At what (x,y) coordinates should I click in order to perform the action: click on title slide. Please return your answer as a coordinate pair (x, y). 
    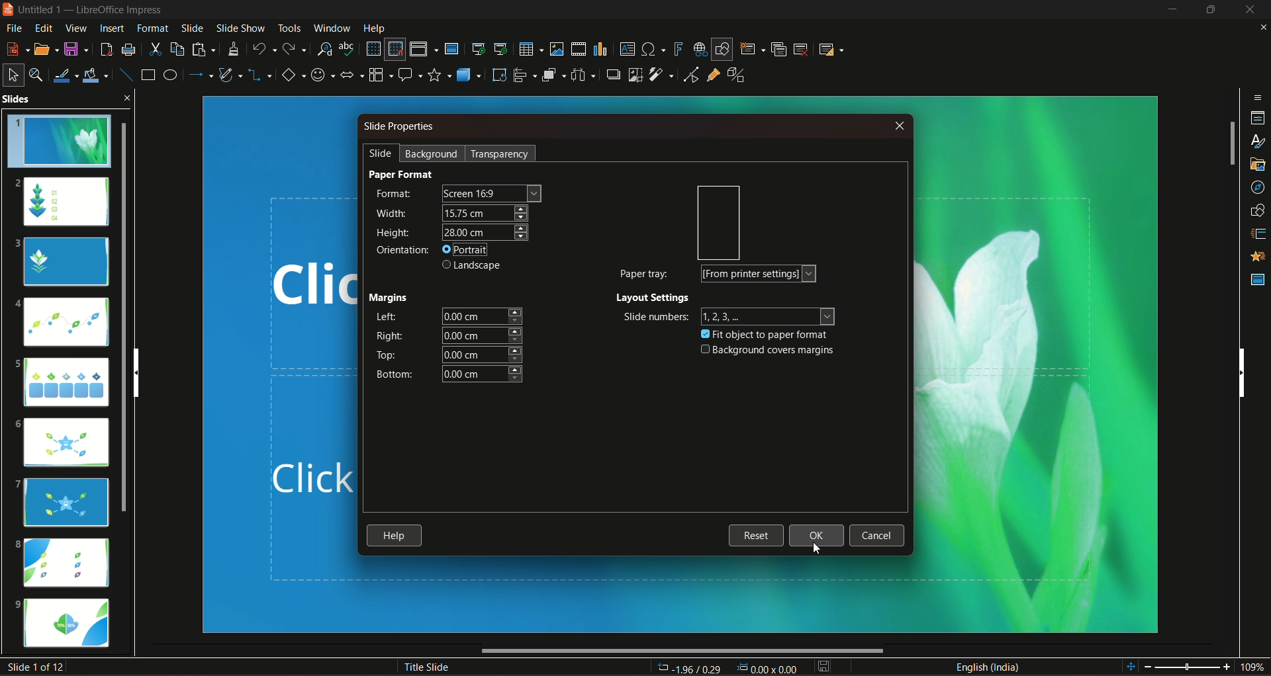
    Looking at the image, I should click on (424, 666).